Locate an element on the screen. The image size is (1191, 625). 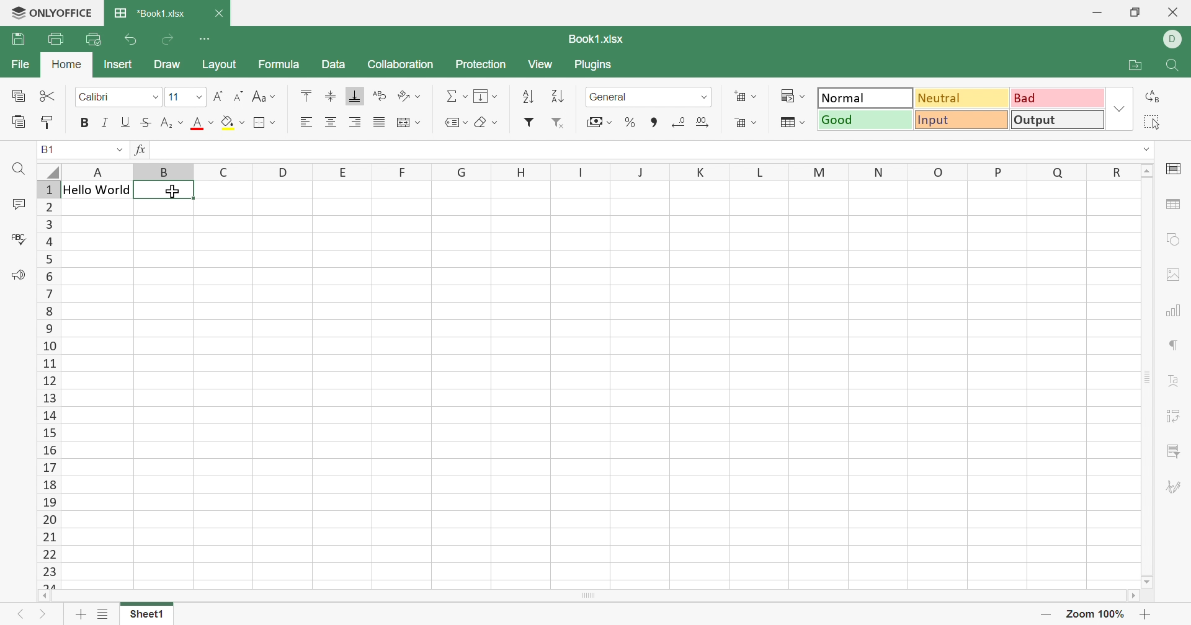
Copy is located at coordinates (19, 97).